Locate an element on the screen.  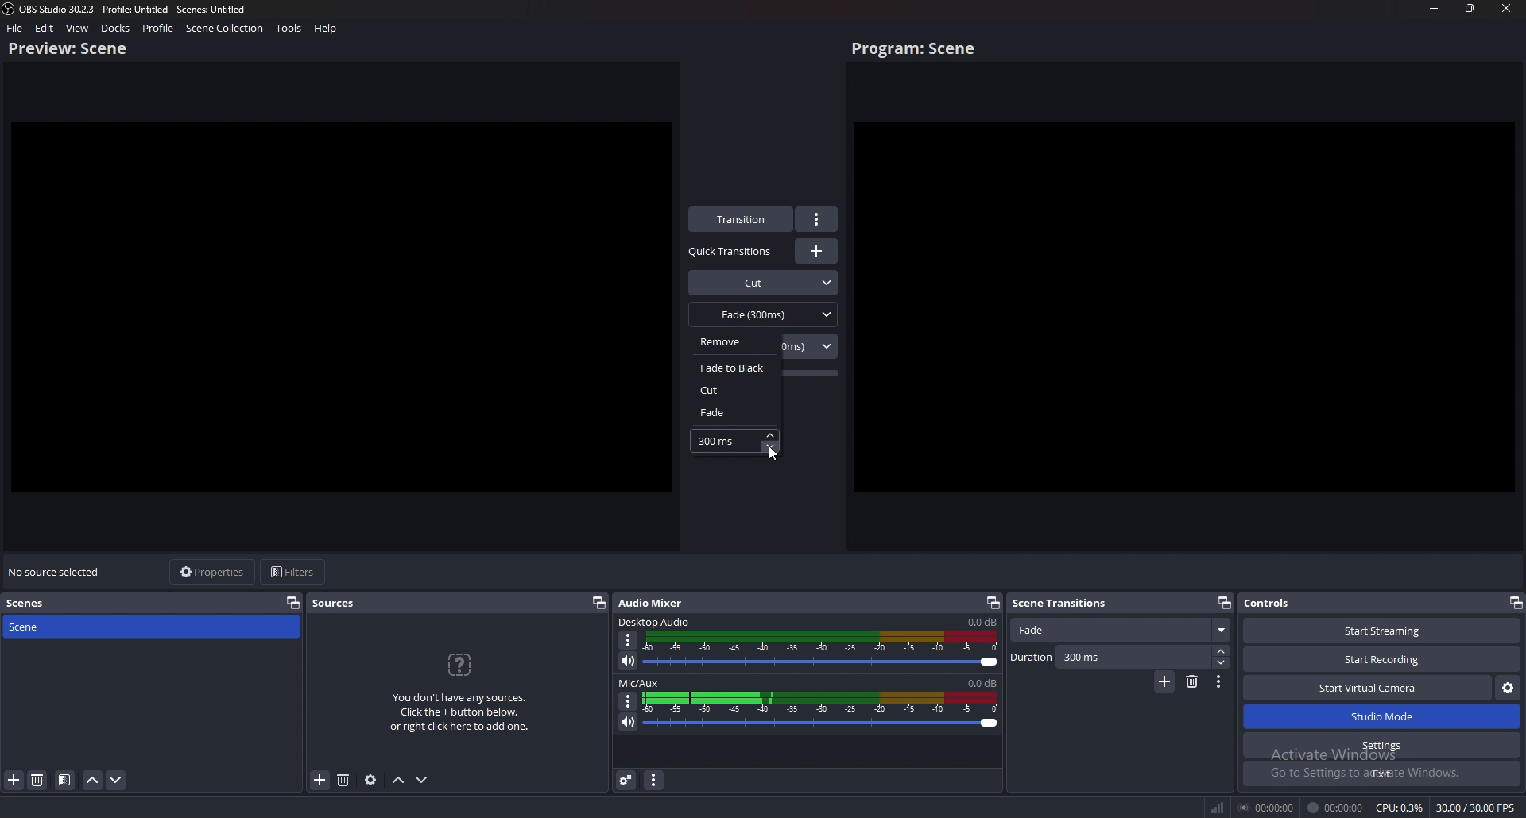
advanced audio properties is located at coordinates (627, 781).